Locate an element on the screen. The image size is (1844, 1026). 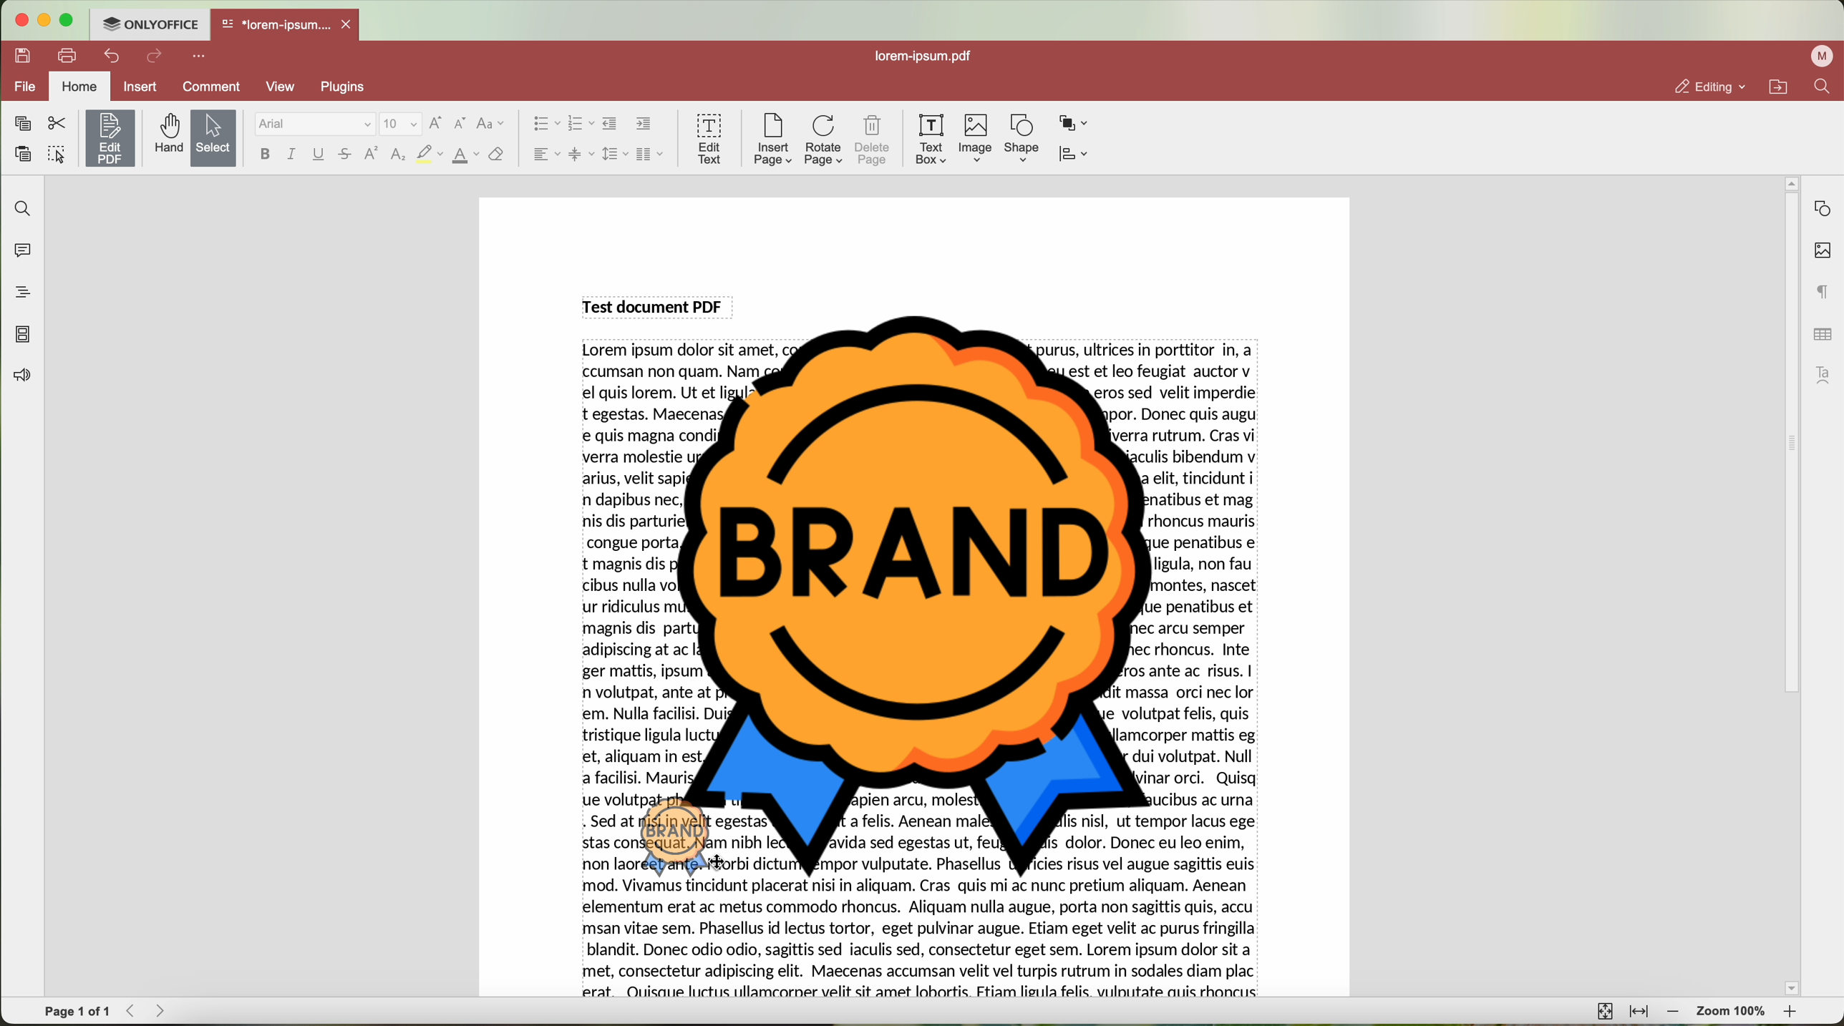
Test document PDF is located at coordinates (656, 306).